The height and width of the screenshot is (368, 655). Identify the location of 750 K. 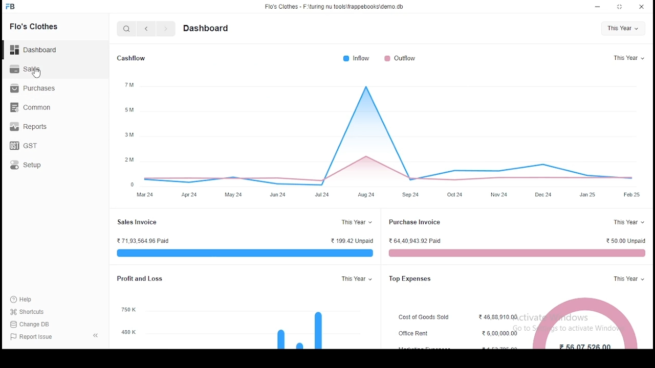
(128, 310).